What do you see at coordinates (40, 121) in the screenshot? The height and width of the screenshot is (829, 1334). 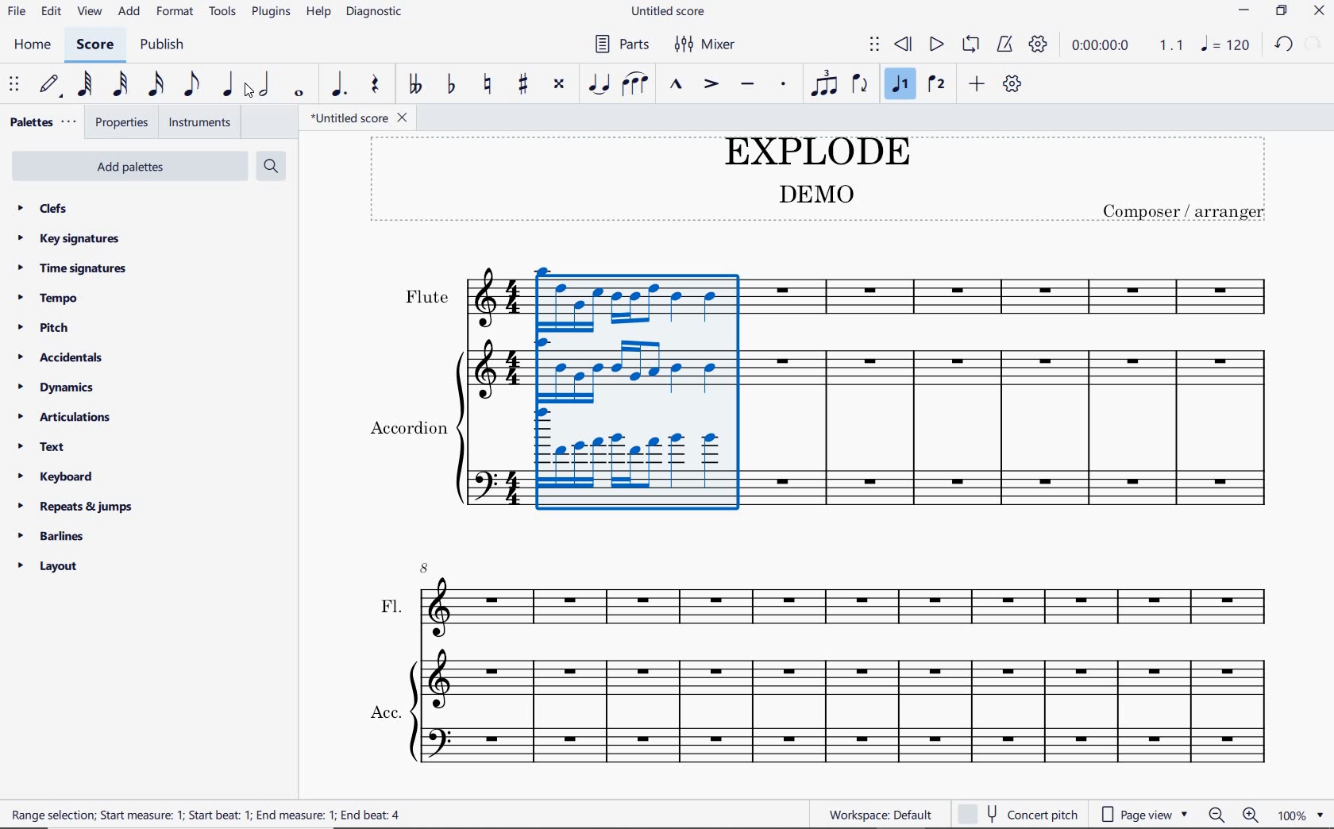 I see `palettes` at bounding box center [40, 121].